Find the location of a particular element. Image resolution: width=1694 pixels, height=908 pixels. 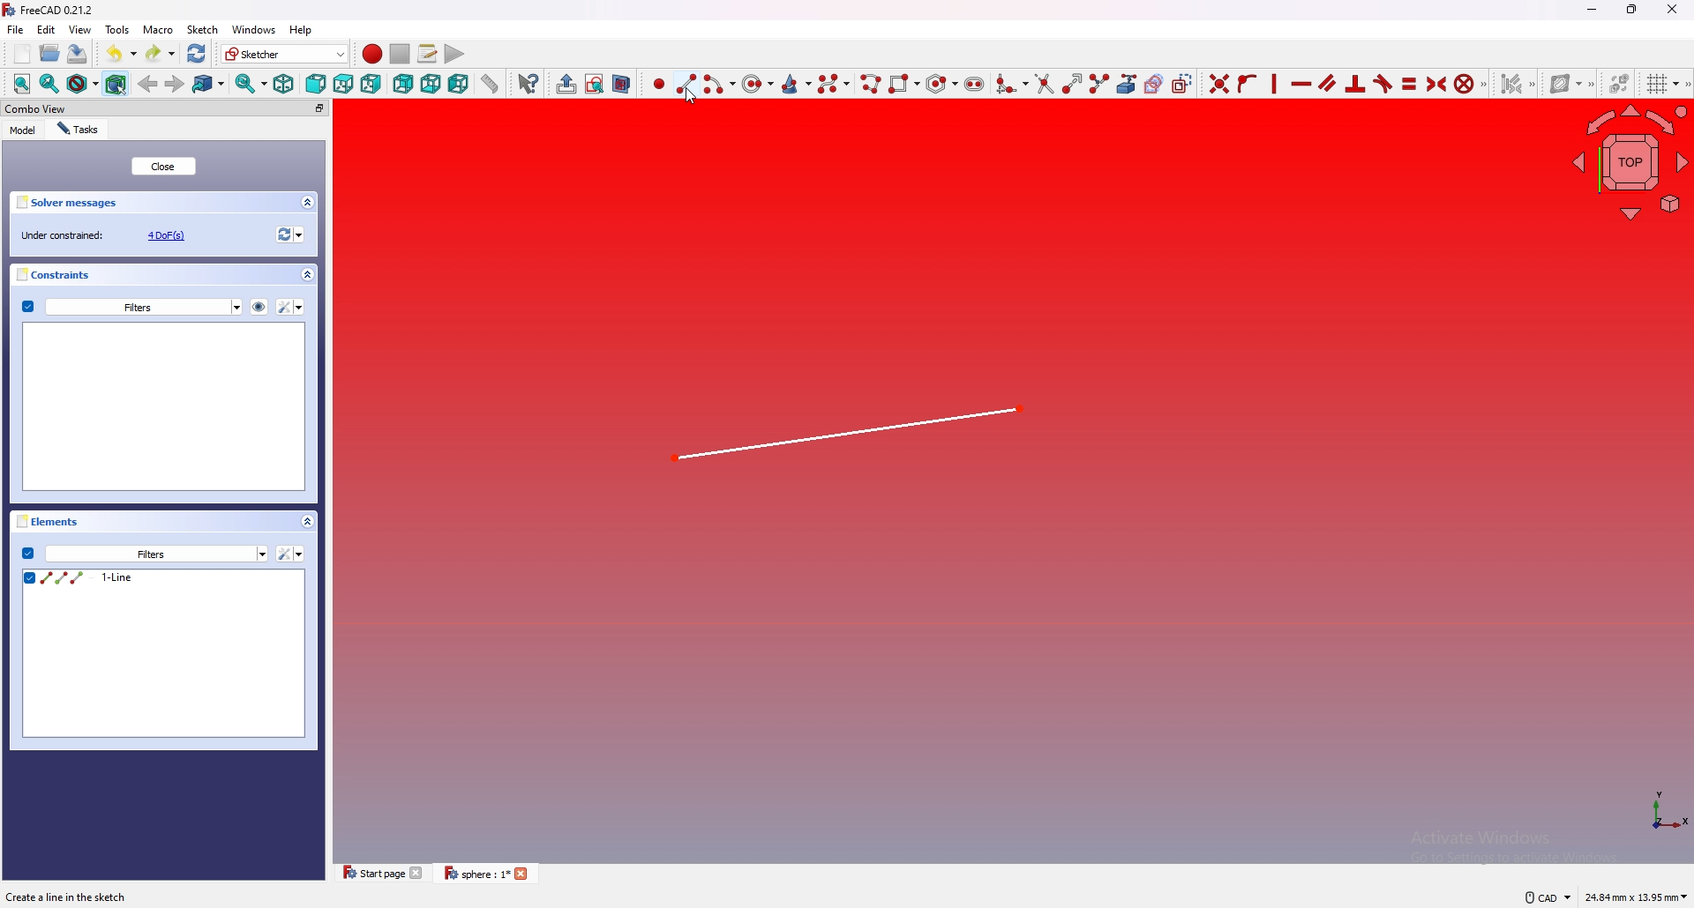

Execute macro is located at coordinates (453, 53).